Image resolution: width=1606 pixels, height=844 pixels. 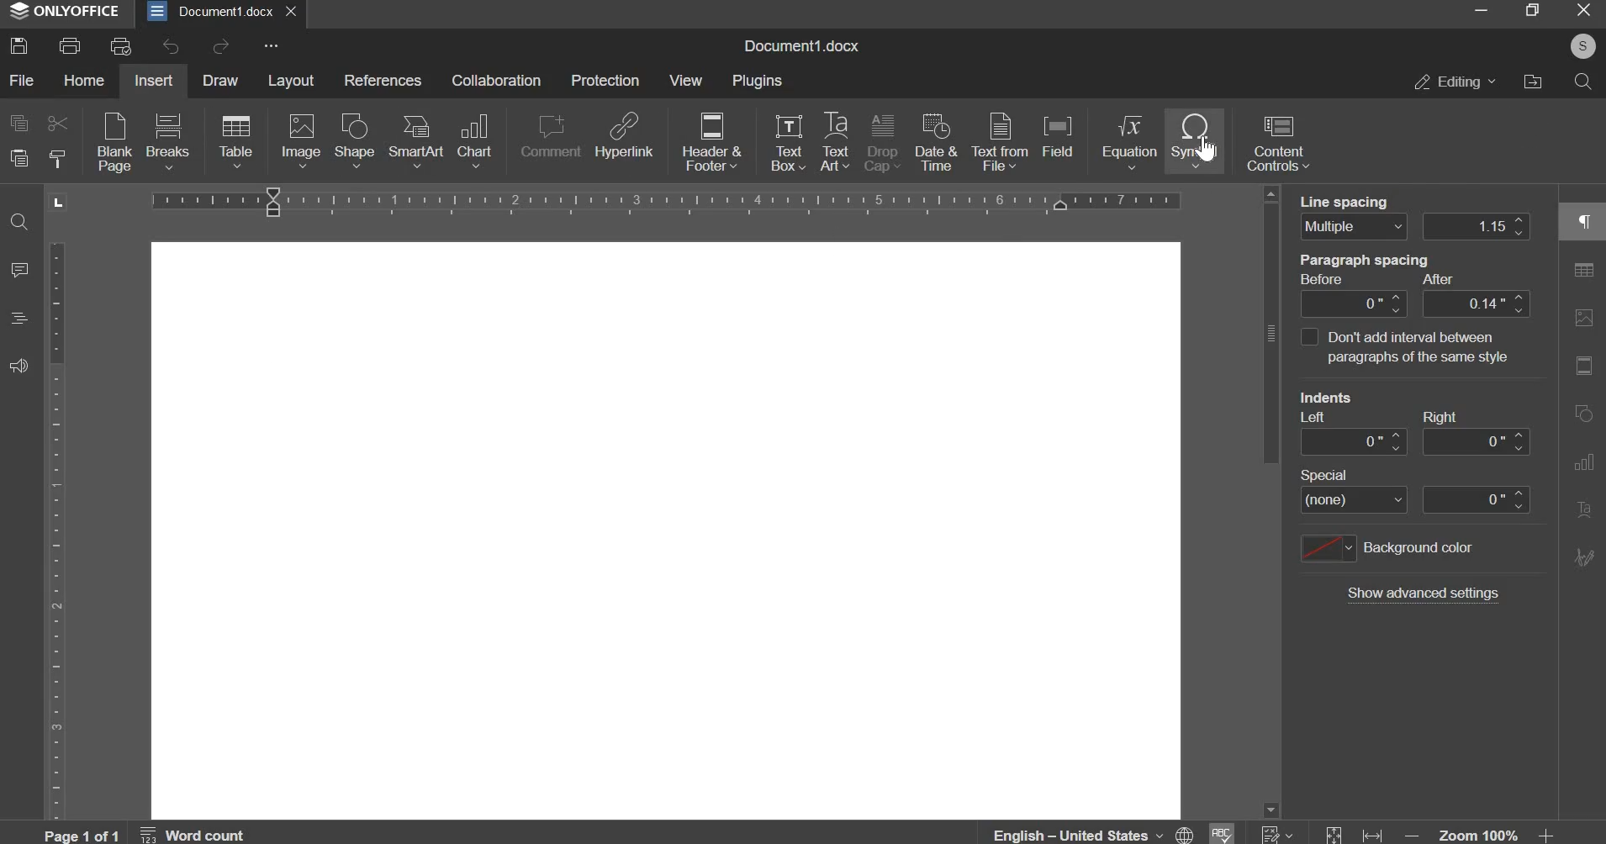 I want to click on name of document, so click(x=800, y=46).